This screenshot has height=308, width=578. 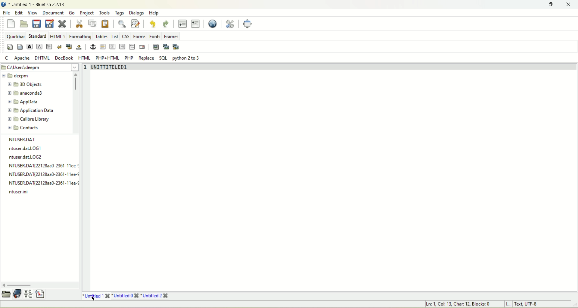 What do you see at coordinates (11, 24) in the screenshot?
I see `new ` at bounding box center [11, 24].